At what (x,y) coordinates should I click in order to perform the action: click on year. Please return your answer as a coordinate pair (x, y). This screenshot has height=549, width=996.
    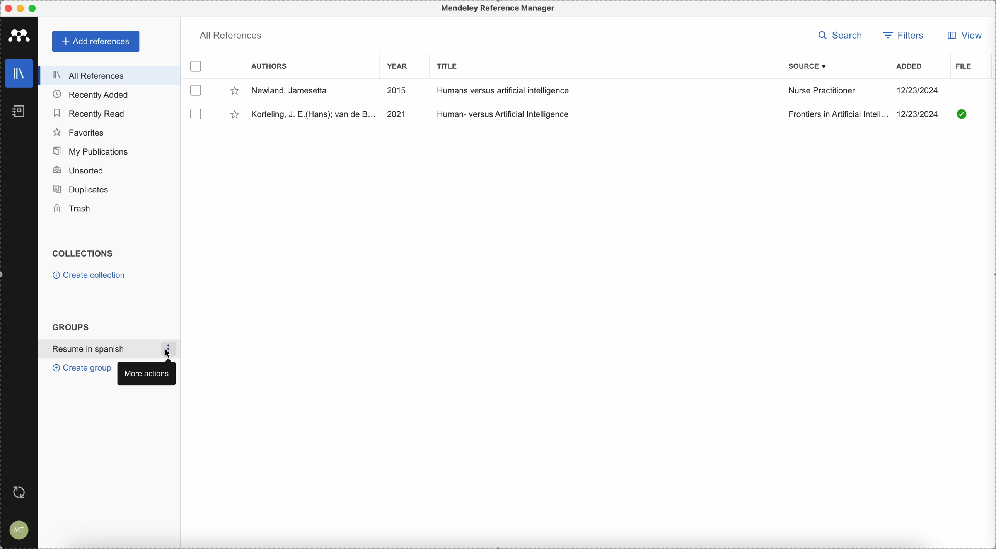
    Looking at the image, I should click on (399, 66).